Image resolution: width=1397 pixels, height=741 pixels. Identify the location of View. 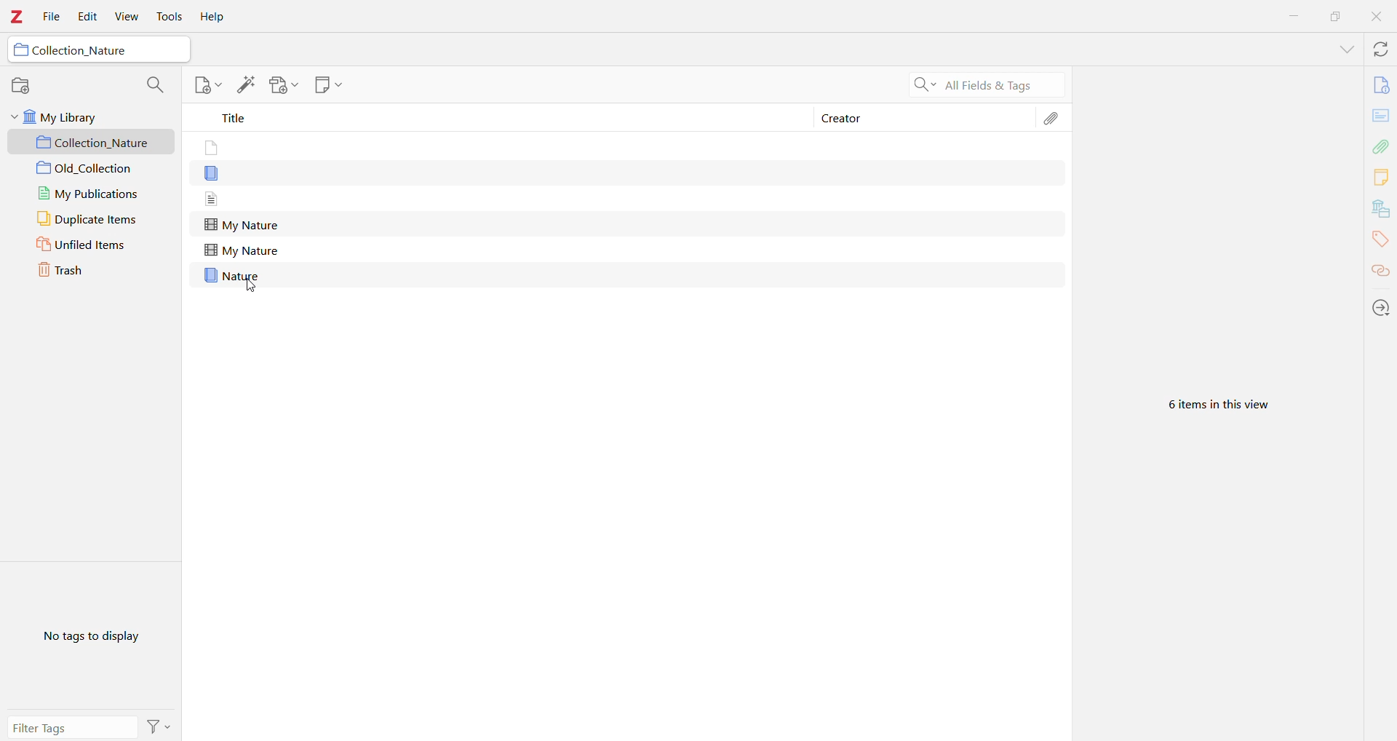
(124, 17).